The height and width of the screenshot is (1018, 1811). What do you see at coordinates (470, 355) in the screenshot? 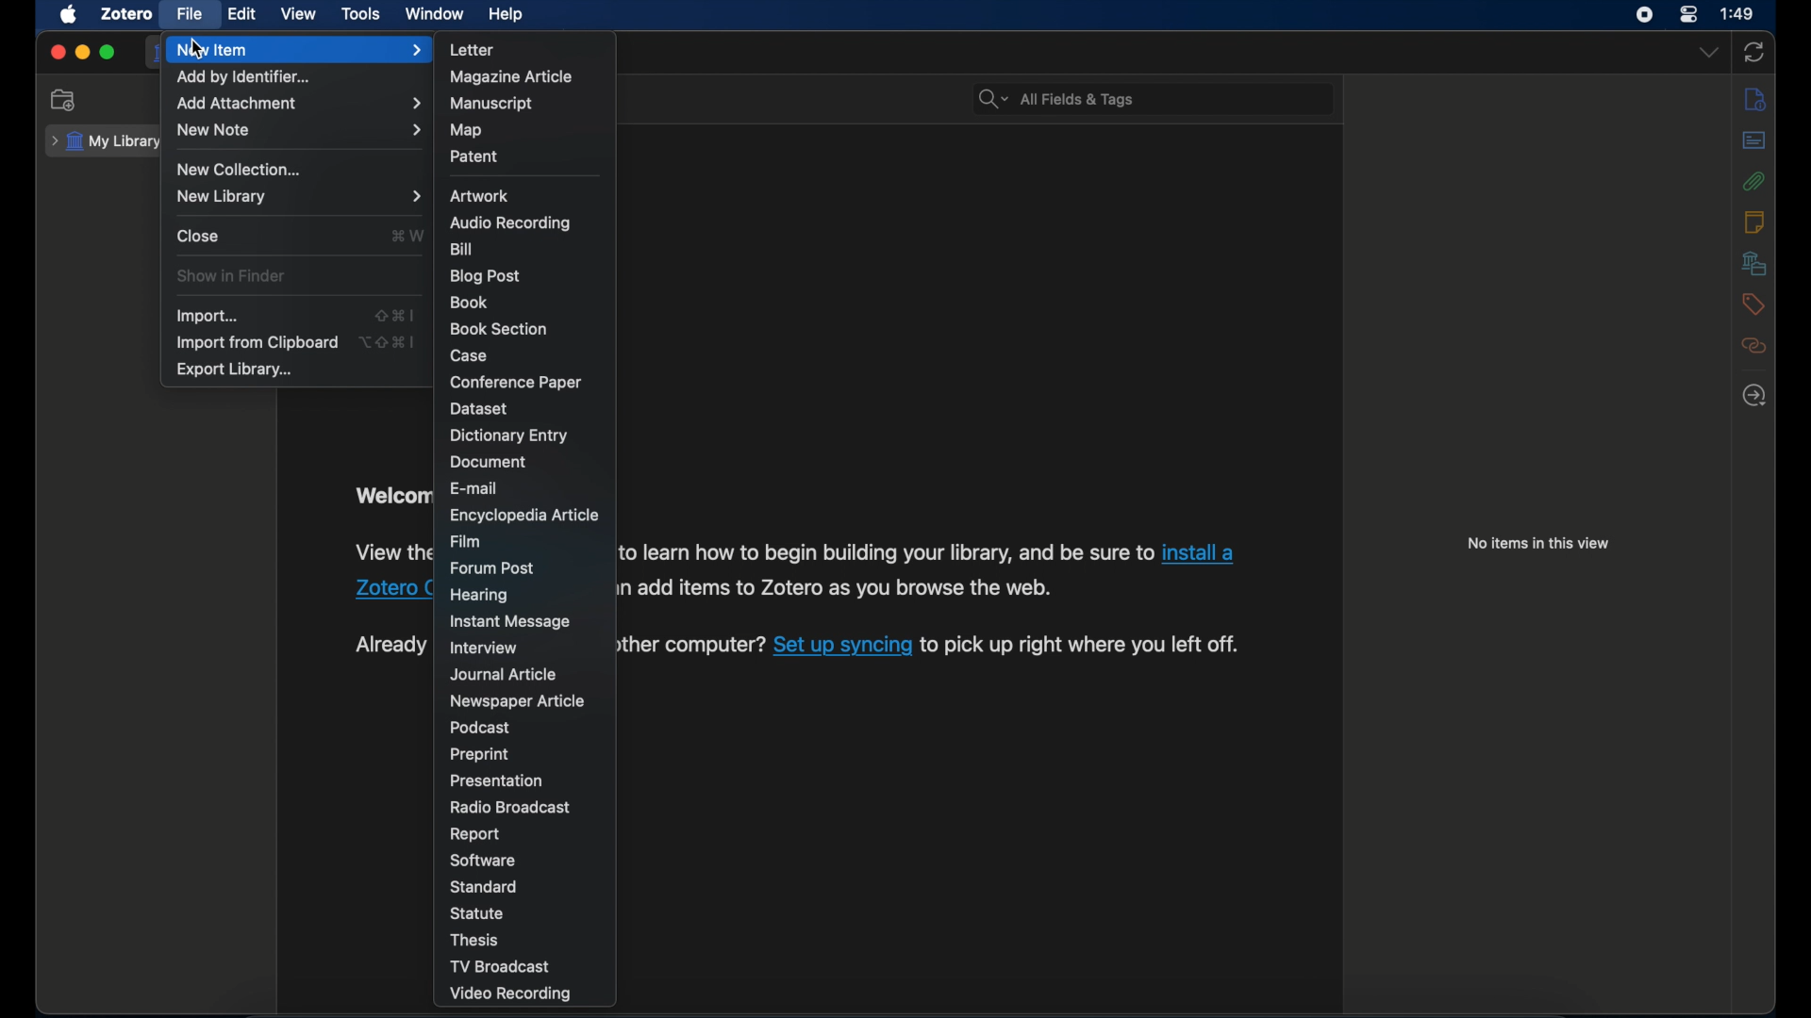
I see `case` at bounding box center [470, 355].